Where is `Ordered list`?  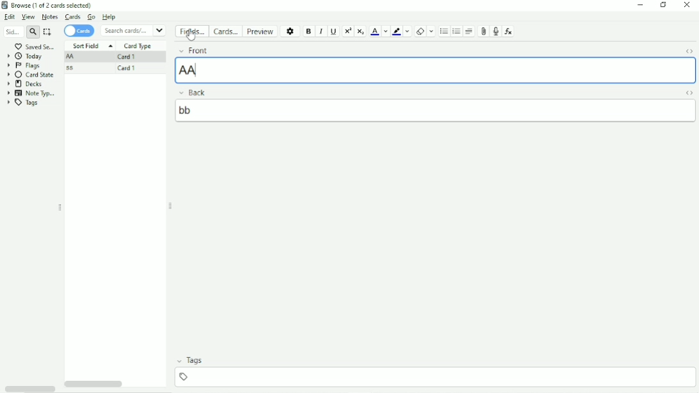
Ordered list is located at coordinates (457, 31).